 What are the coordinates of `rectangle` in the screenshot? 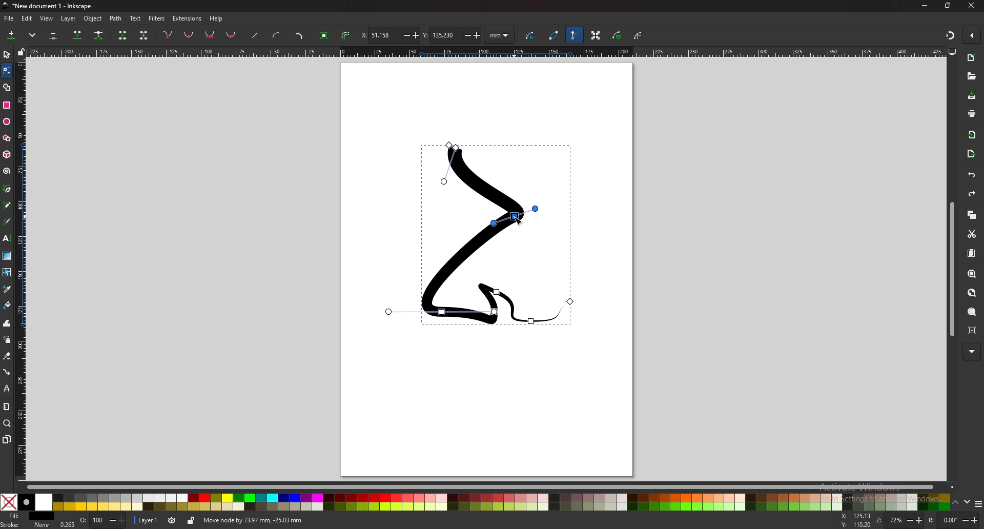 It's located at (6, 105).